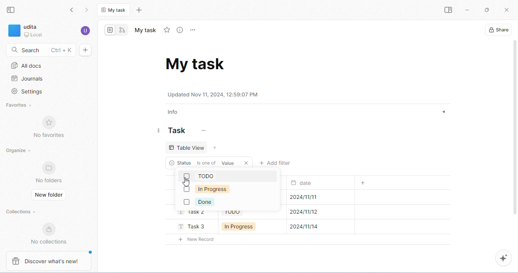 The height and width of the screenshot is (273, 518). What do you see at coordinates (85, 31) in the screenshot?
I see `account` at bounding box center [85, 31].